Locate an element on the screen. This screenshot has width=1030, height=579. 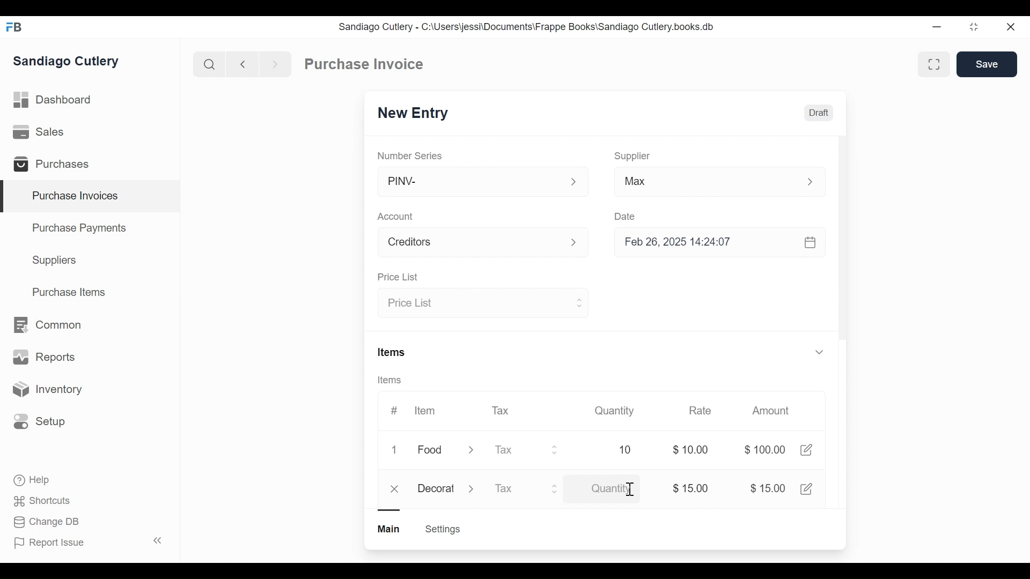
Sandiago Cutlery is located at coordinates (68, 62).